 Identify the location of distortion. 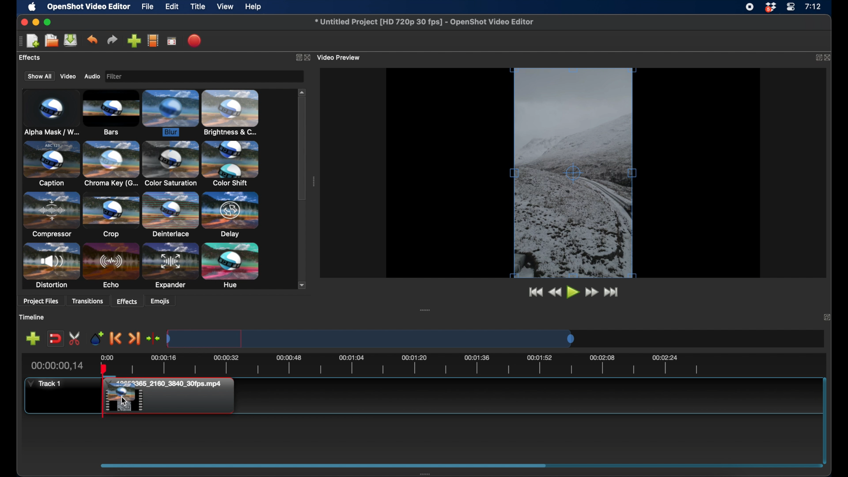
(50, 265).